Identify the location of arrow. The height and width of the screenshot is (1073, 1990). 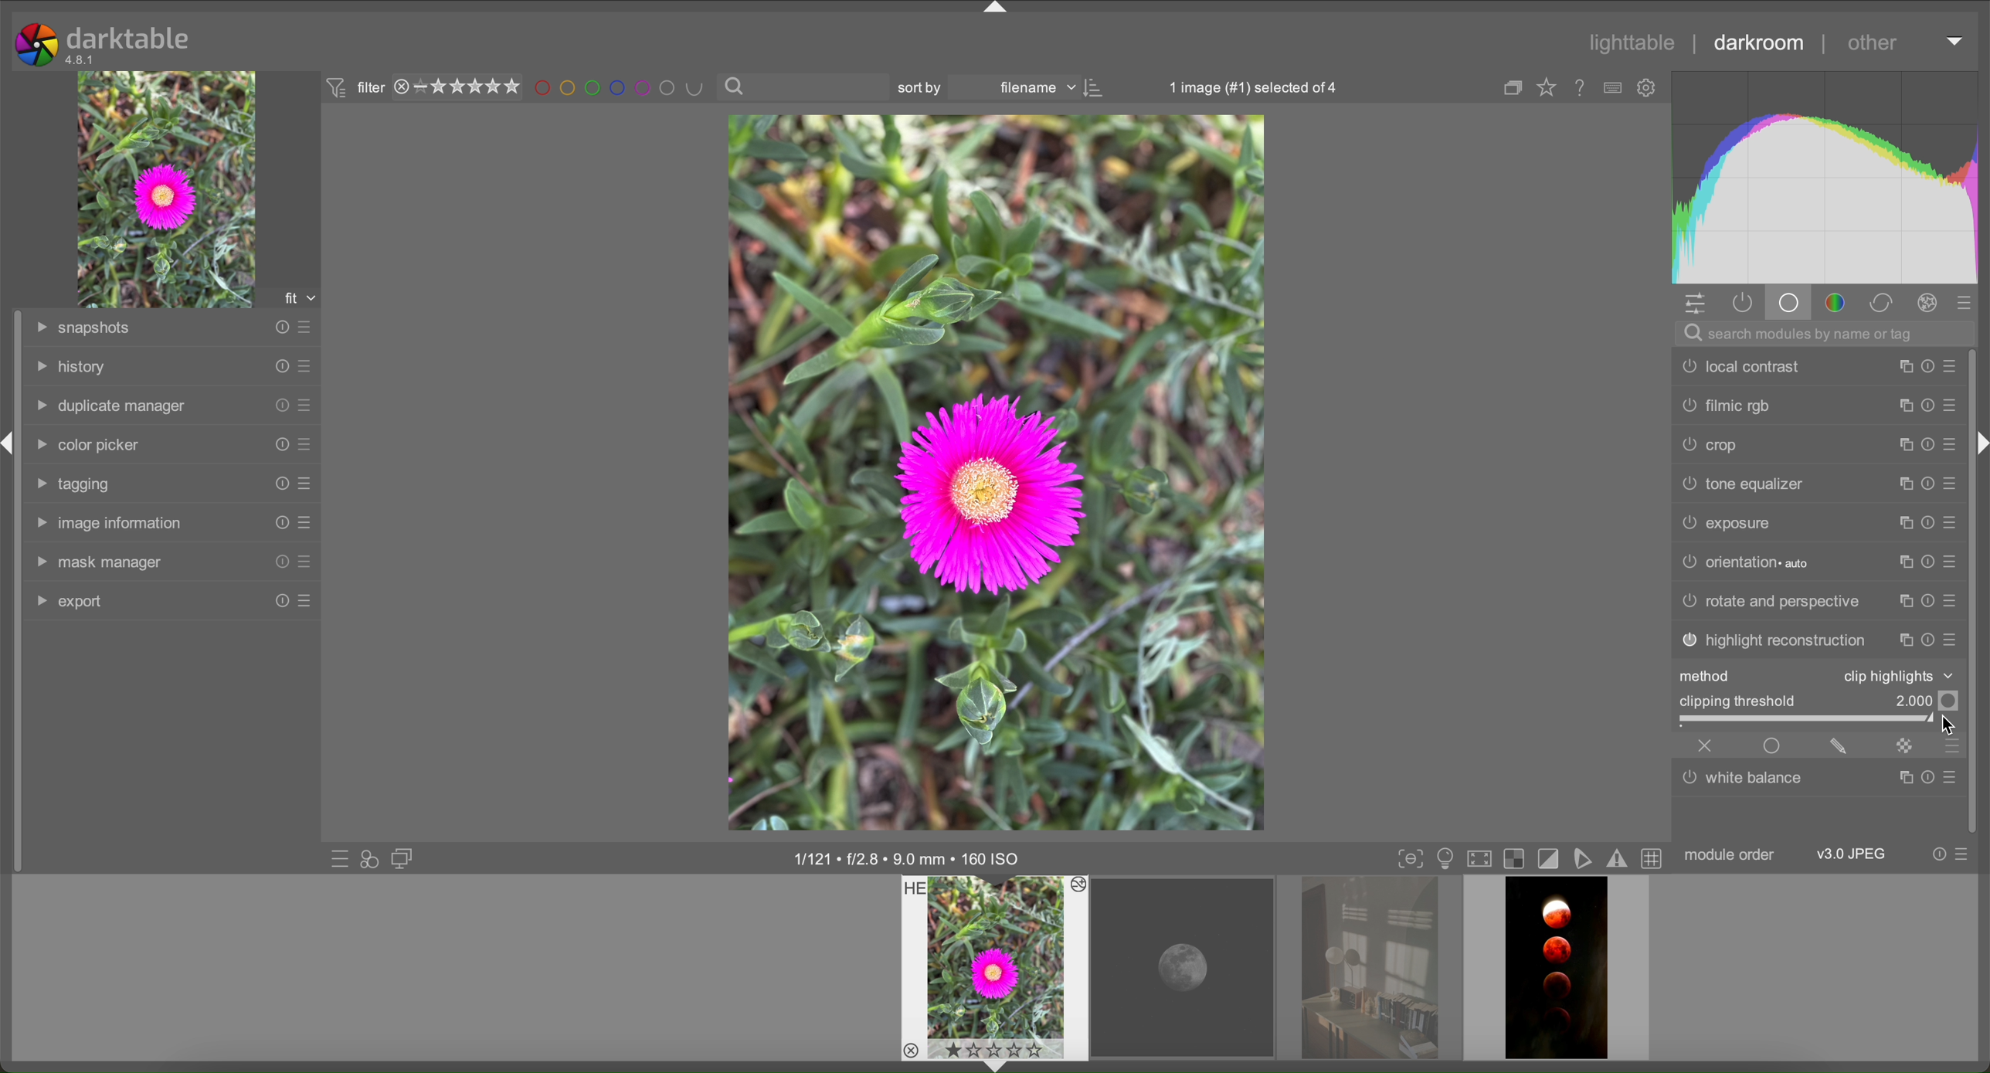
(1954, 40).